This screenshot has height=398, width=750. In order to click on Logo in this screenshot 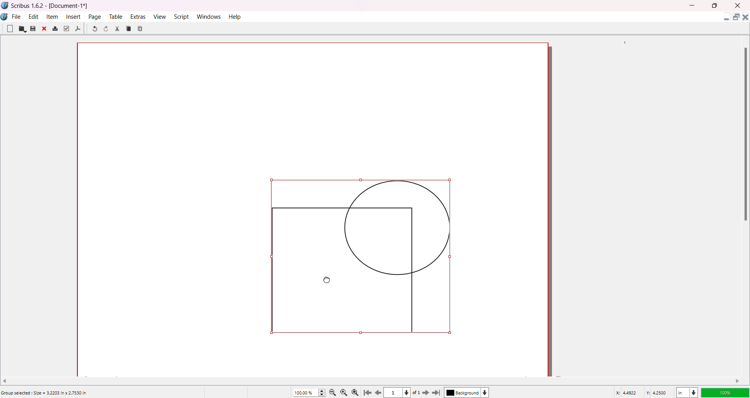, I will do `click(5, 17)`.